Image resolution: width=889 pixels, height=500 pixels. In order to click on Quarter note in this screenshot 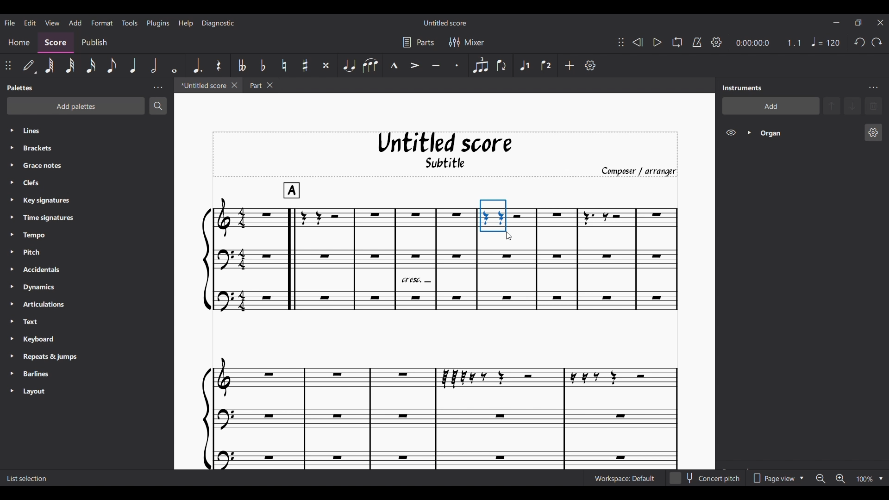, I will do `click(132, 66)`.